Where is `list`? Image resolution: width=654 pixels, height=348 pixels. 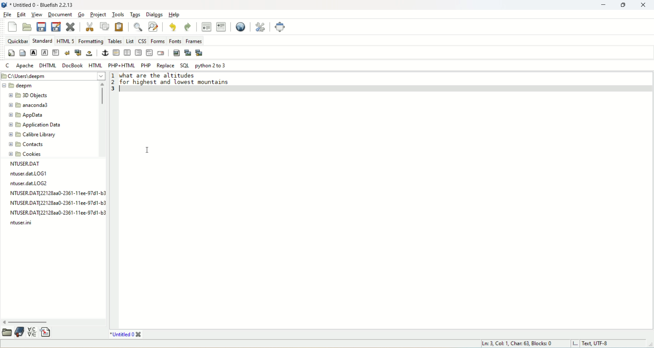
list is located at coordinates (129, 40).